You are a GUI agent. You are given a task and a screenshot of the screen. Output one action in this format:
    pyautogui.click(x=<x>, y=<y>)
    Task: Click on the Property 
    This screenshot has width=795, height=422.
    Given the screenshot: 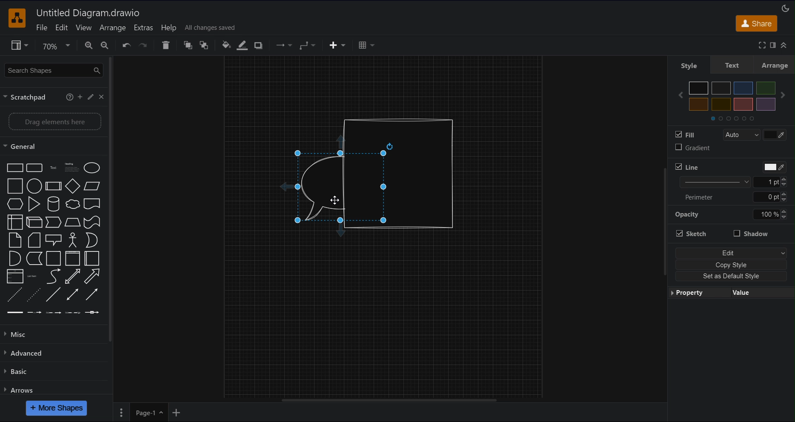 What is the action you would take?
    pyautogui.click(x=700, y=293)
    